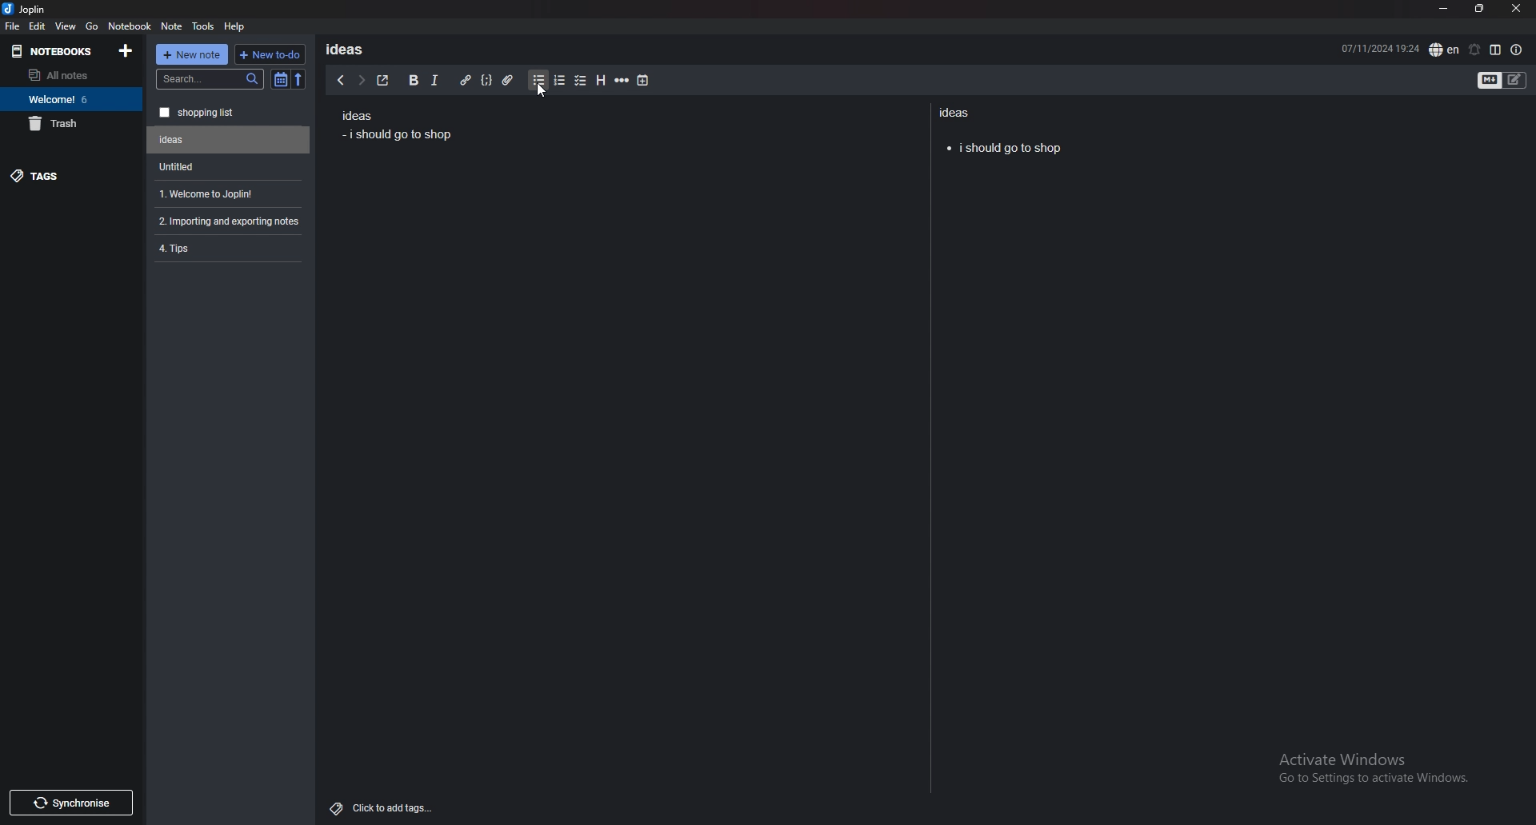  I want to click on new note, so click(192, 54).